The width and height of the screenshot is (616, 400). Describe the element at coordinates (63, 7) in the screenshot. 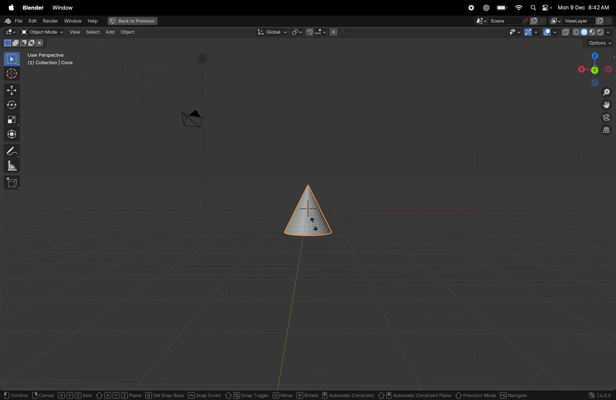

I see `Window` at that location.